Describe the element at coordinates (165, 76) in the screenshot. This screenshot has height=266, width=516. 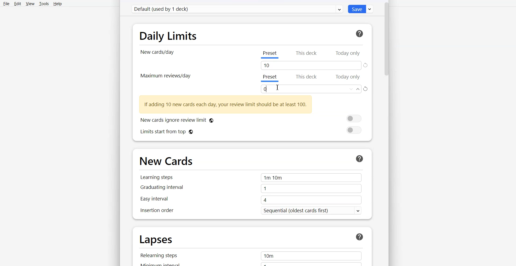
I see `Maximum review/day` at that location.